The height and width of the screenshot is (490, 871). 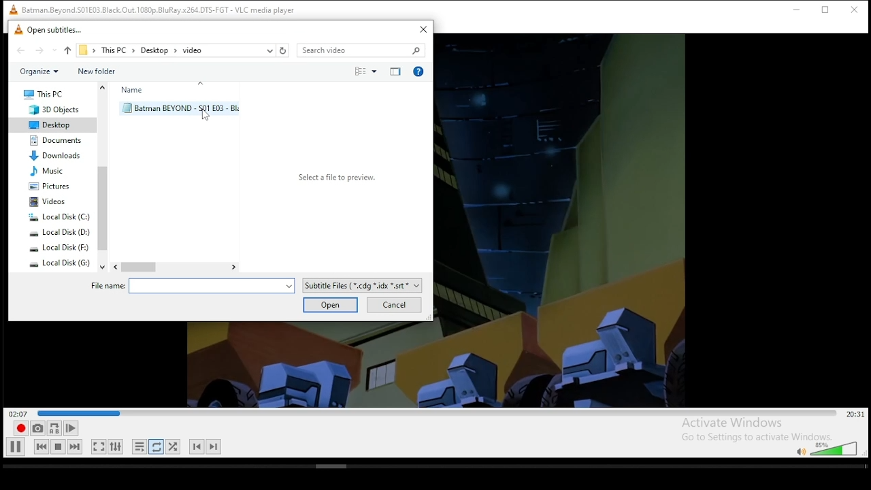 What do you see at coordinates (394, 306) in the screenshot?
I see `cancel` at bounding box center [394, 306].